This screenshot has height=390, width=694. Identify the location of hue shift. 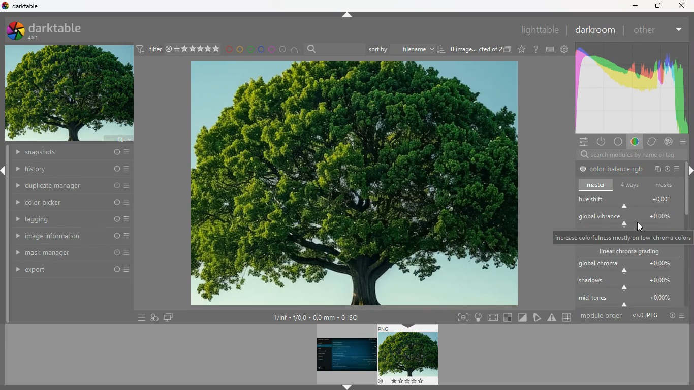
(629, 202).